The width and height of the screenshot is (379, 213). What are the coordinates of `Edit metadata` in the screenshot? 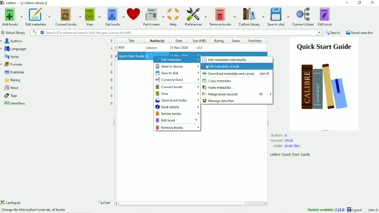 It's located at (37, 17).